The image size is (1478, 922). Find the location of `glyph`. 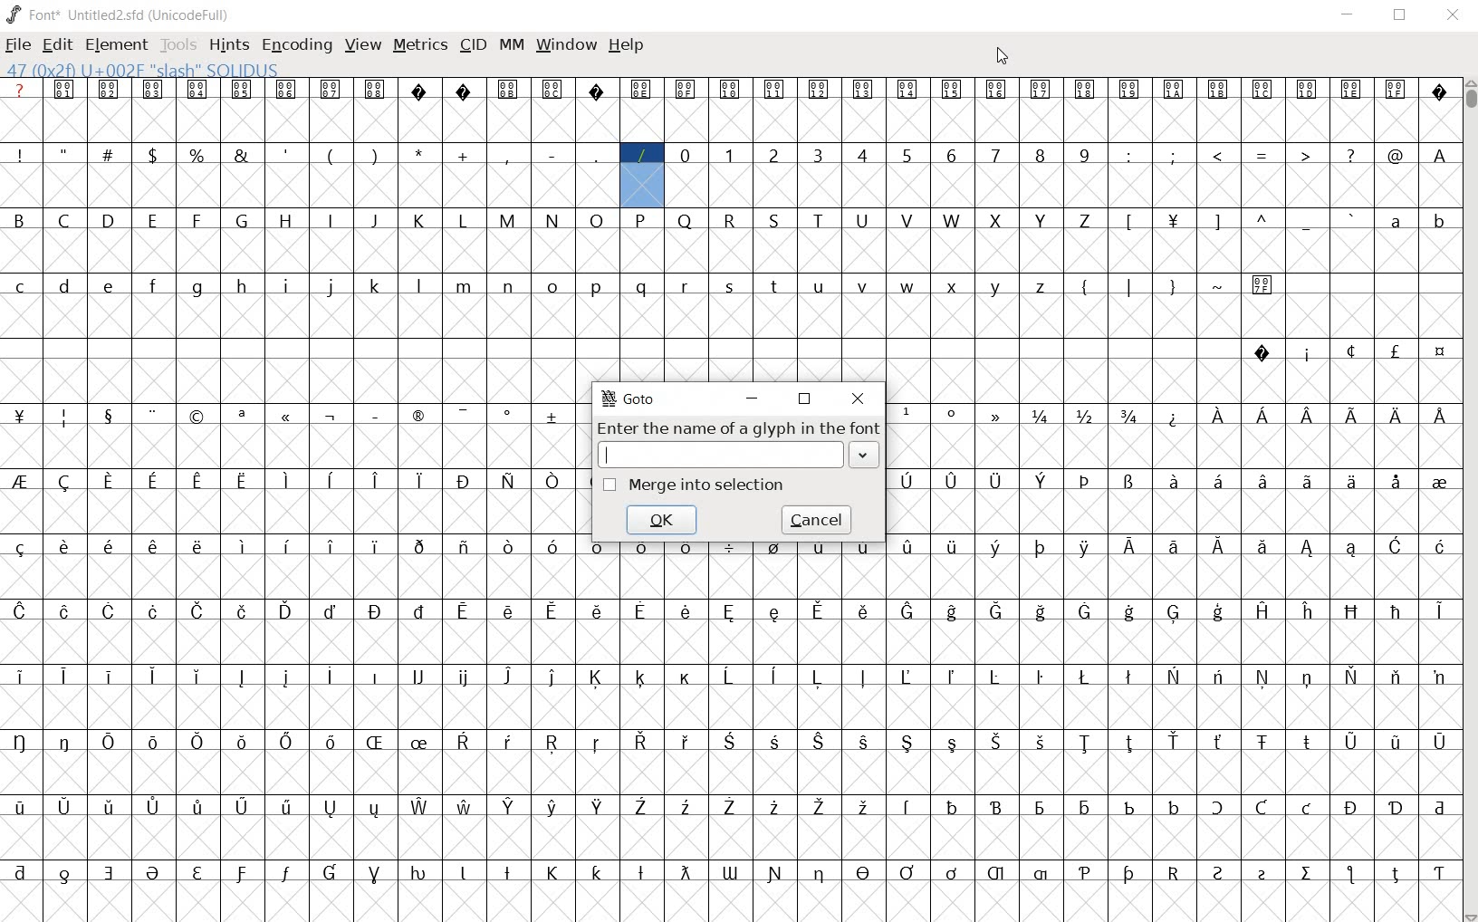

glyph is located at coordinates (995, 155).